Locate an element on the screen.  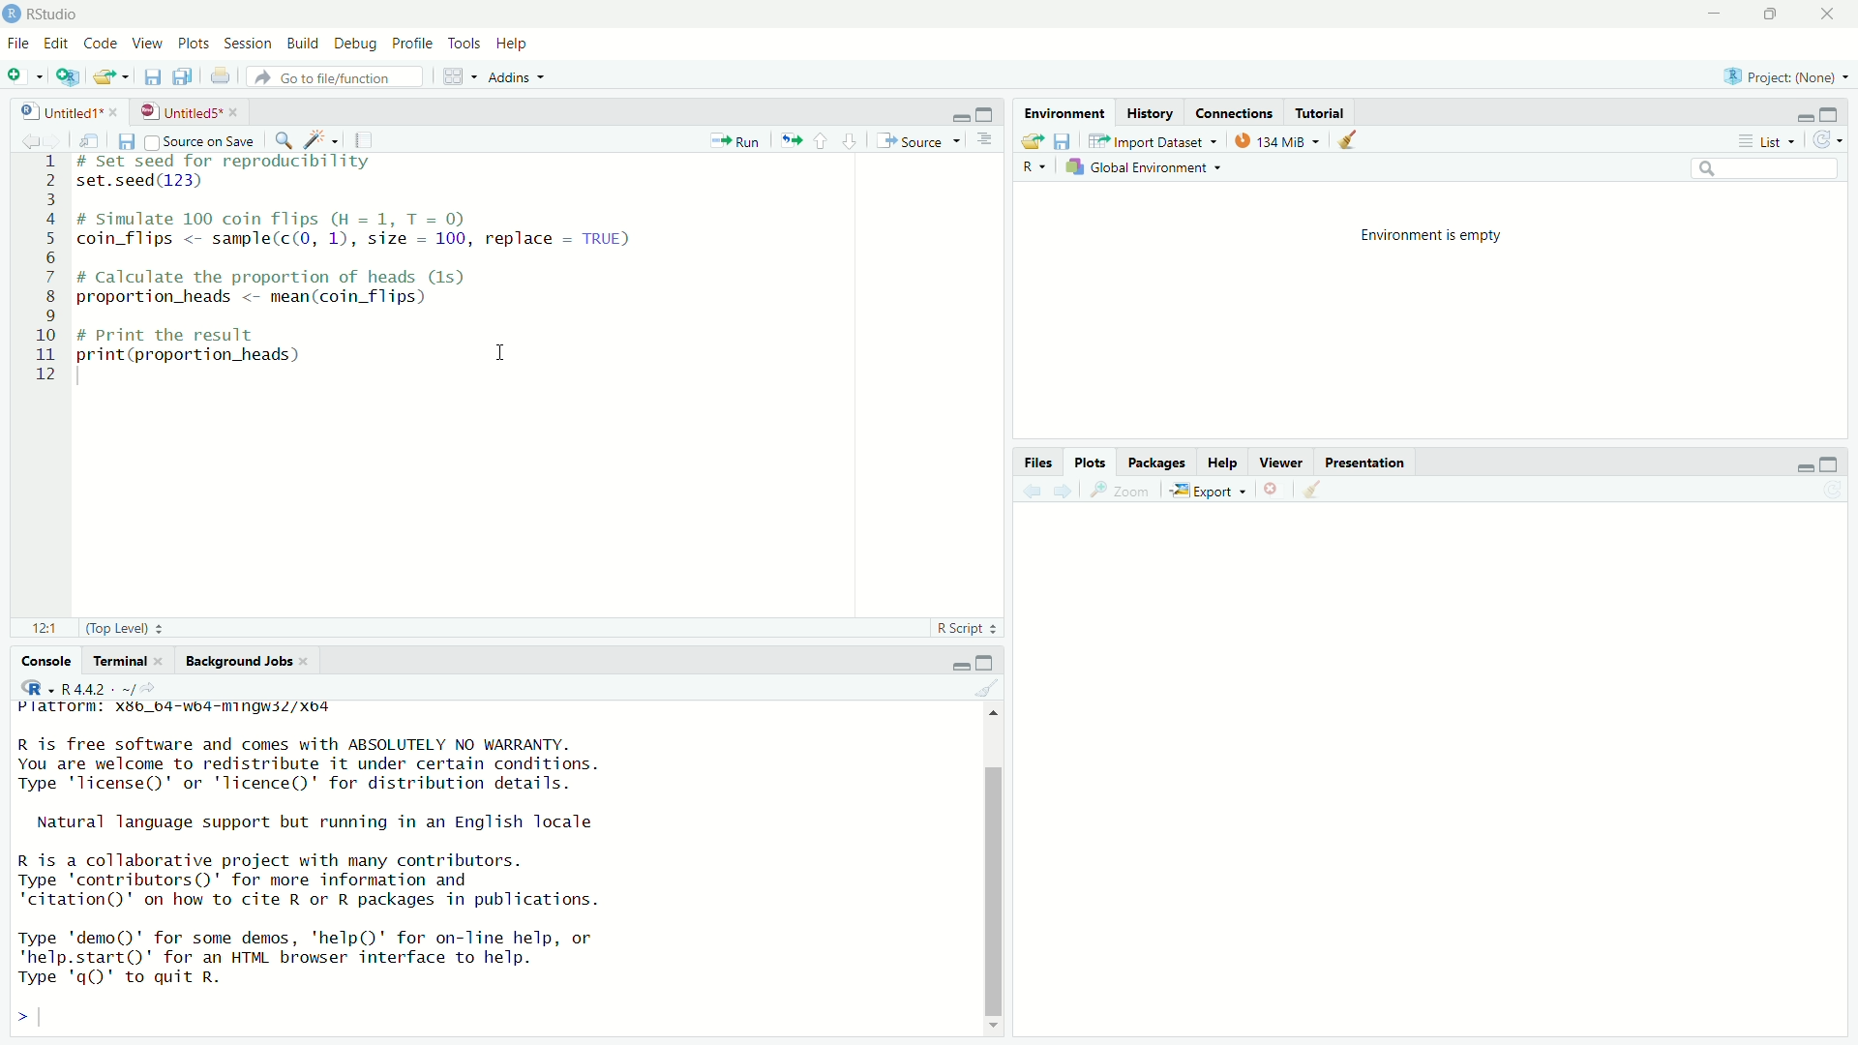
clear all plots is located at coordinates (1314, 492).